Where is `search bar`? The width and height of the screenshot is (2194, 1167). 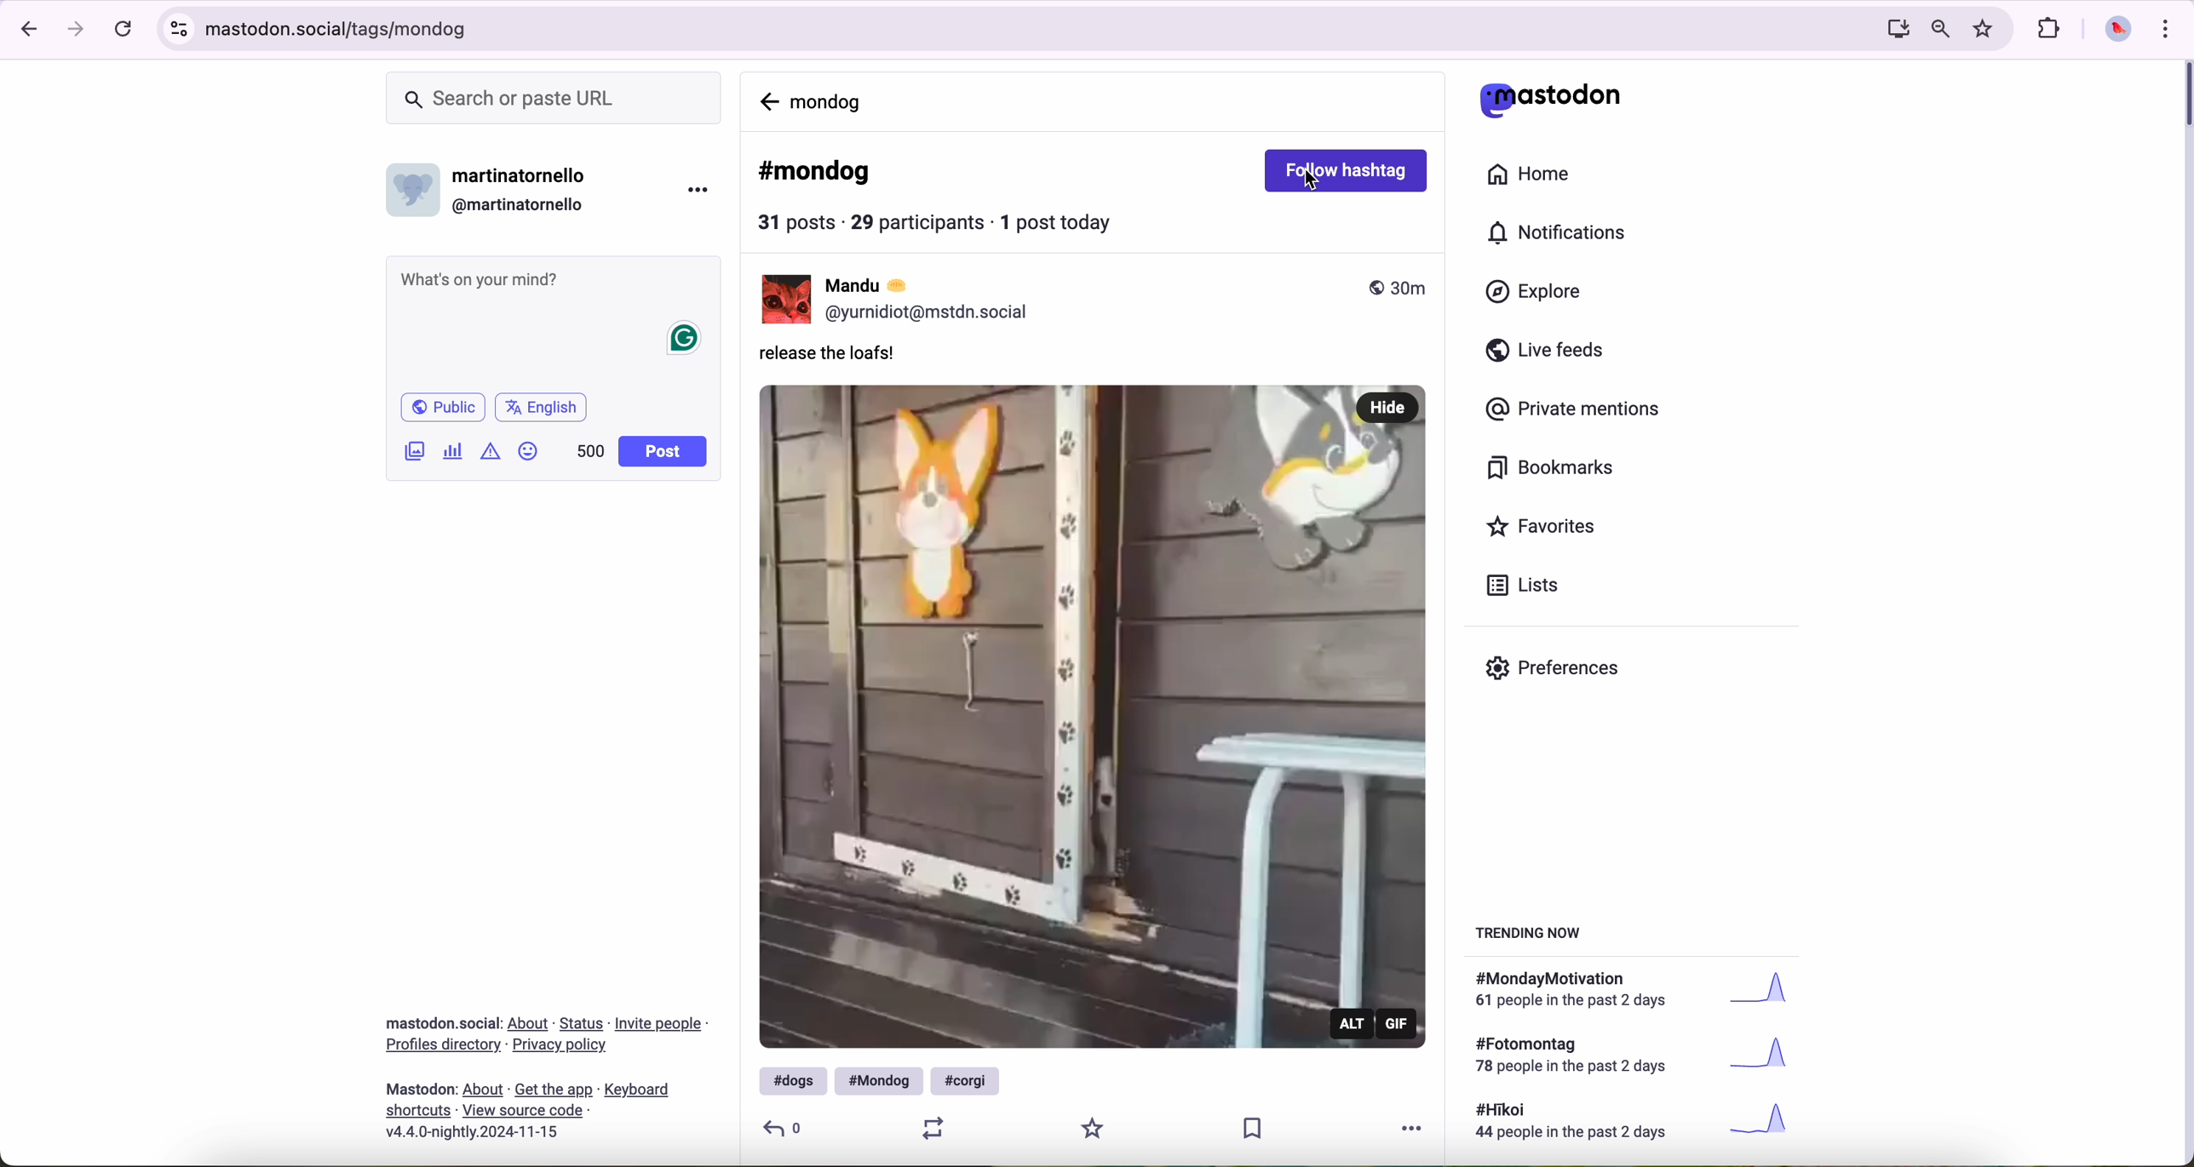 search bar is located at coordinates (558, 98).